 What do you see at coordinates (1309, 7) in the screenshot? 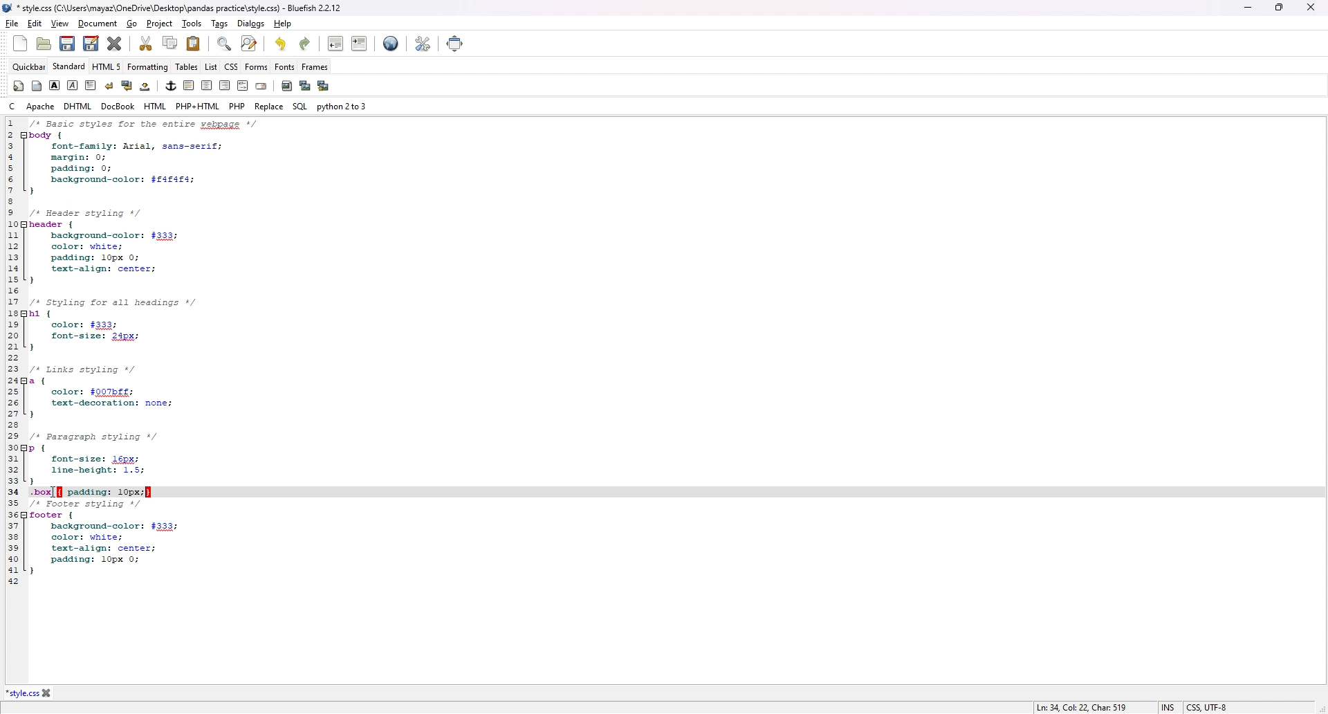
I see `close` at bounding box center [1309, 7].